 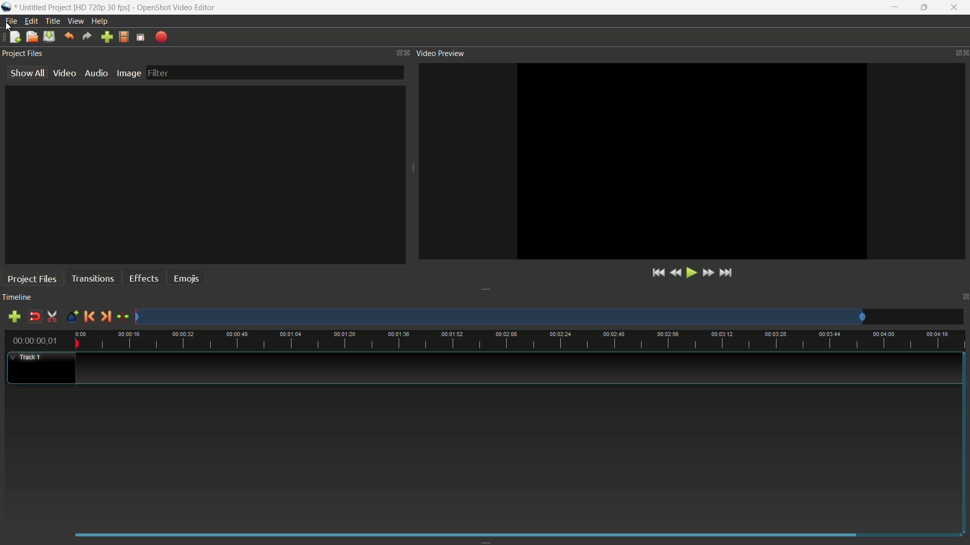 I want to click on full screen, so click(x=140, y=37).